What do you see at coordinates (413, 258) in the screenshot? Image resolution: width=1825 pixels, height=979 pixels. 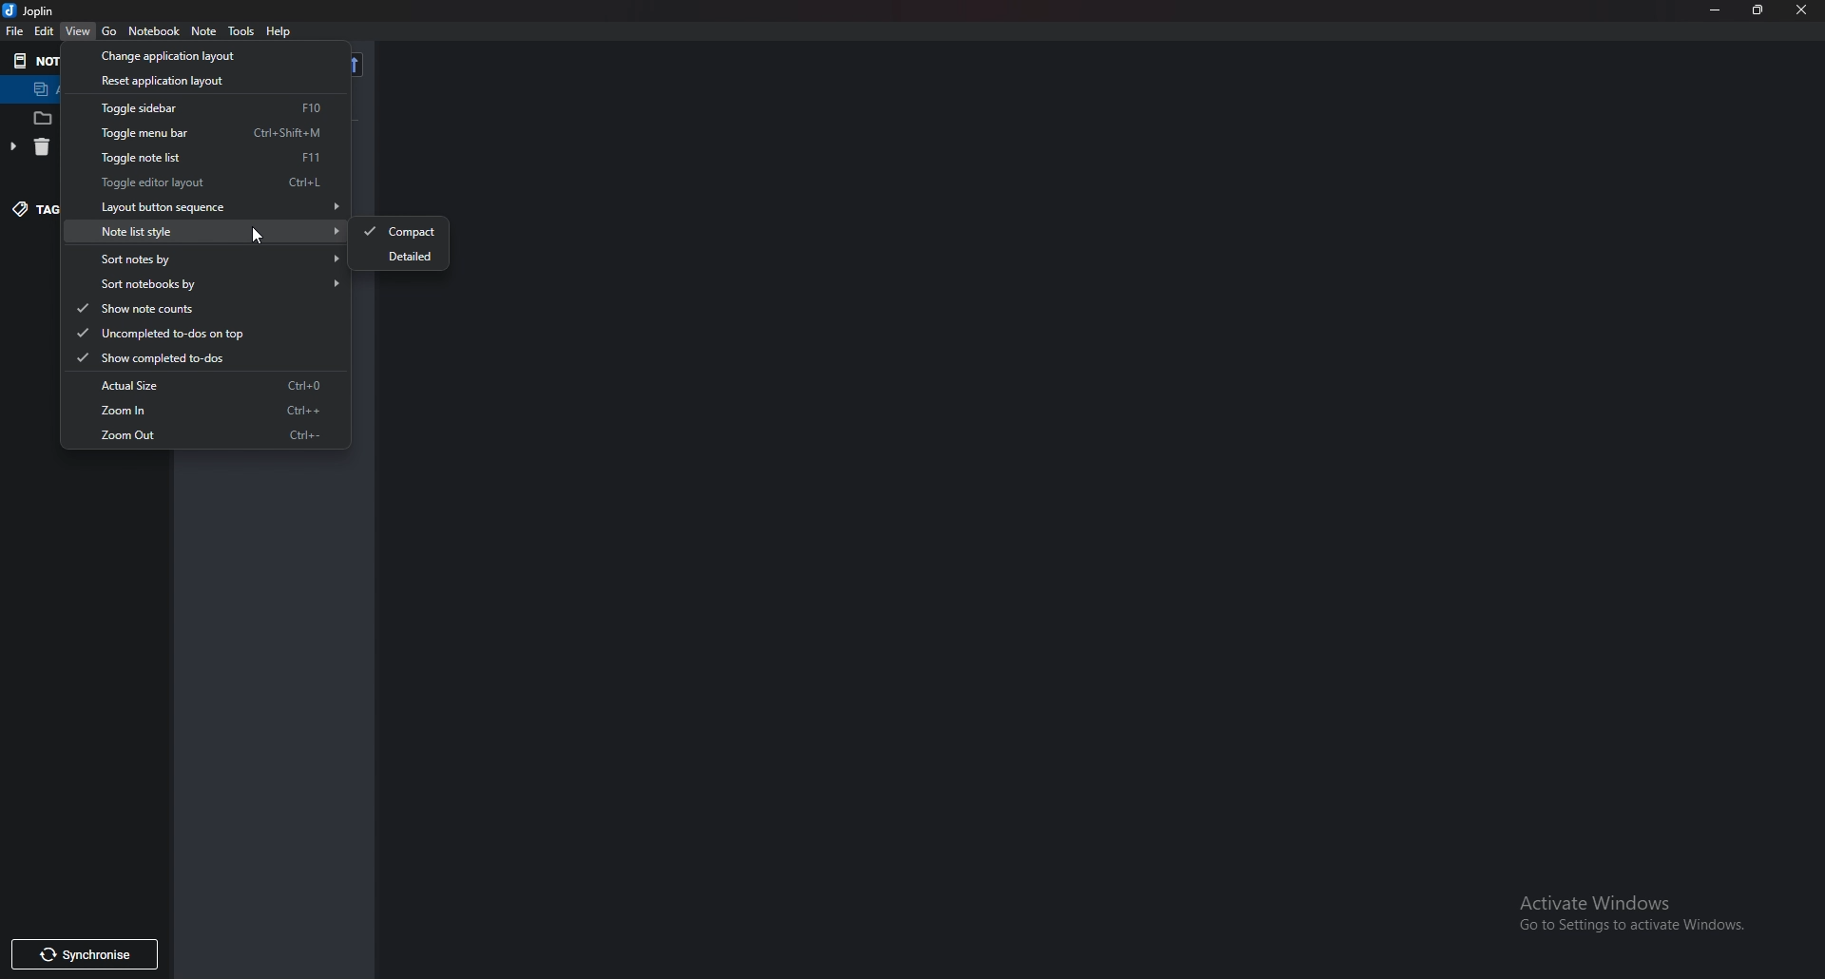 I see `detailed` at bounding box center [413, 258].